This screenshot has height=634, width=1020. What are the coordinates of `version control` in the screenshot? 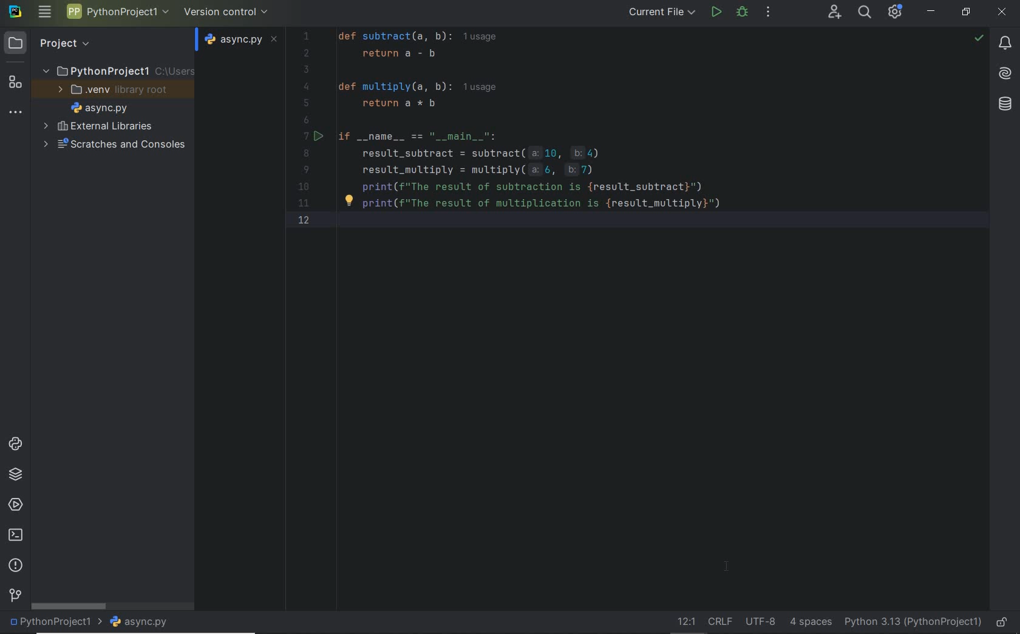 It's located at (226, 12).